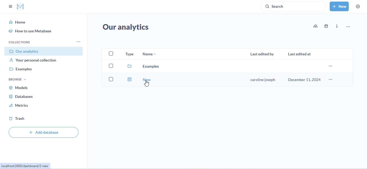 Image resolution: width=367 pixels, height=169 pixels. I want to click on select, so click(111, 53).